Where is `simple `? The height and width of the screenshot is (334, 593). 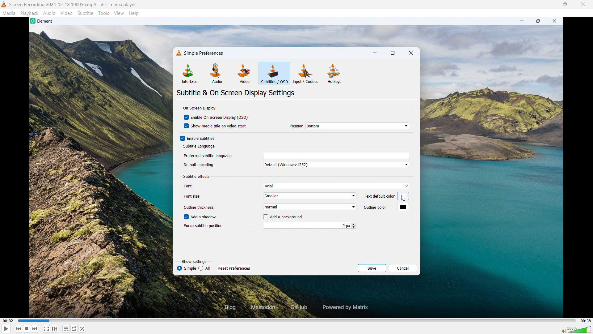 simple  is located at coordinates (186, 268).